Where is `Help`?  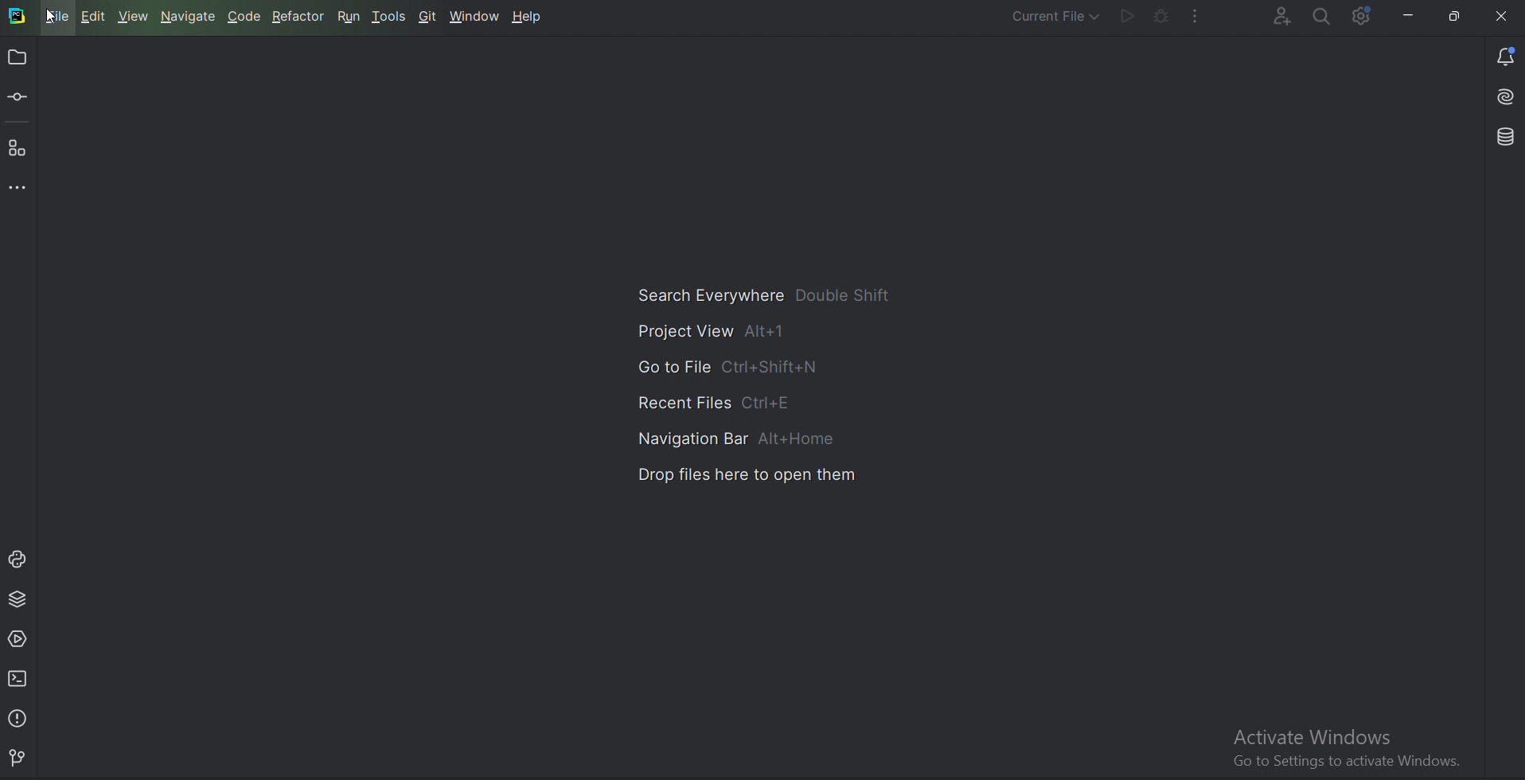
Help is located at coordinates (530, 18).